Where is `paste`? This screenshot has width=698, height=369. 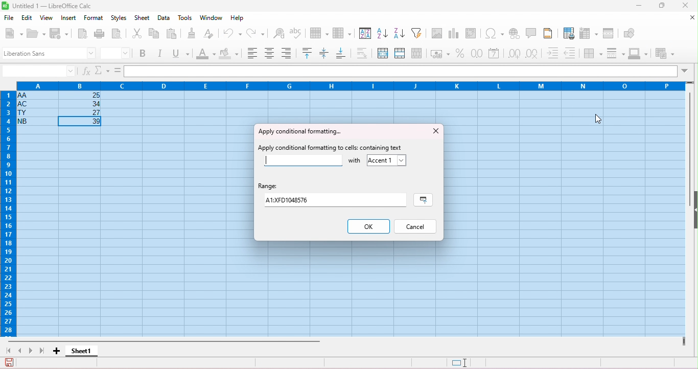
paste is located at coordinates (172, 33).